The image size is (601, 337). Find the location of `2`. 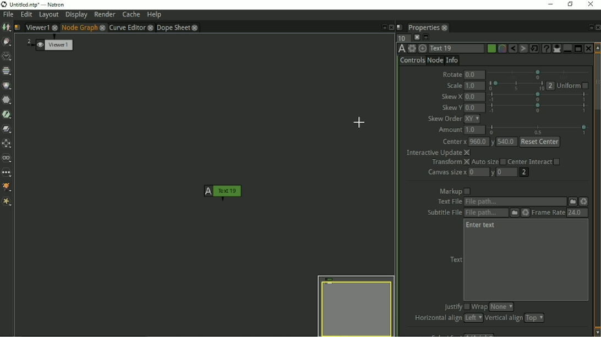

2 is located at coordinates (29, 41).